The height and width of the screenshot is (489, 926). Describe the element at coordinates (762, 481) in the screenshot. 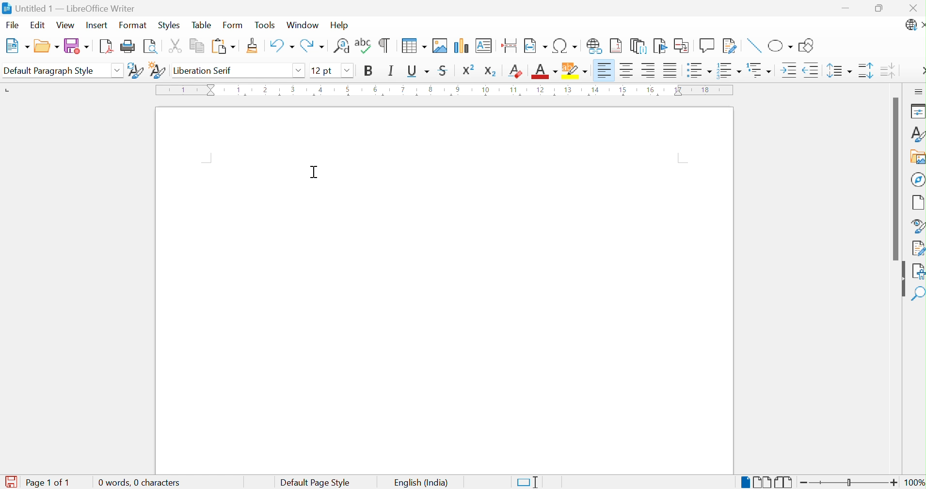

I see `Multiple-page View` at that location.